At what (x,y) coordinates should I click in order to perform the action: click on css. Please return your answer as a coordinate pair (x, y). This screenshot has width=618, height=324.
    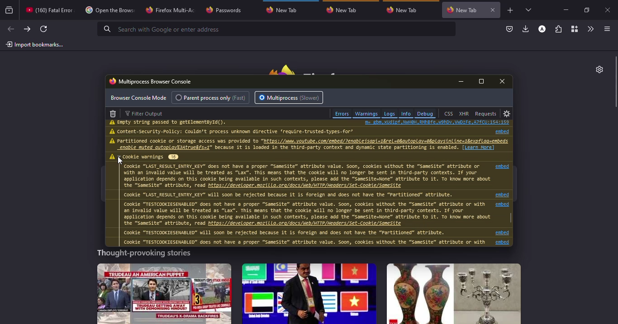
    Looking at the image, I should click on (448, 114).